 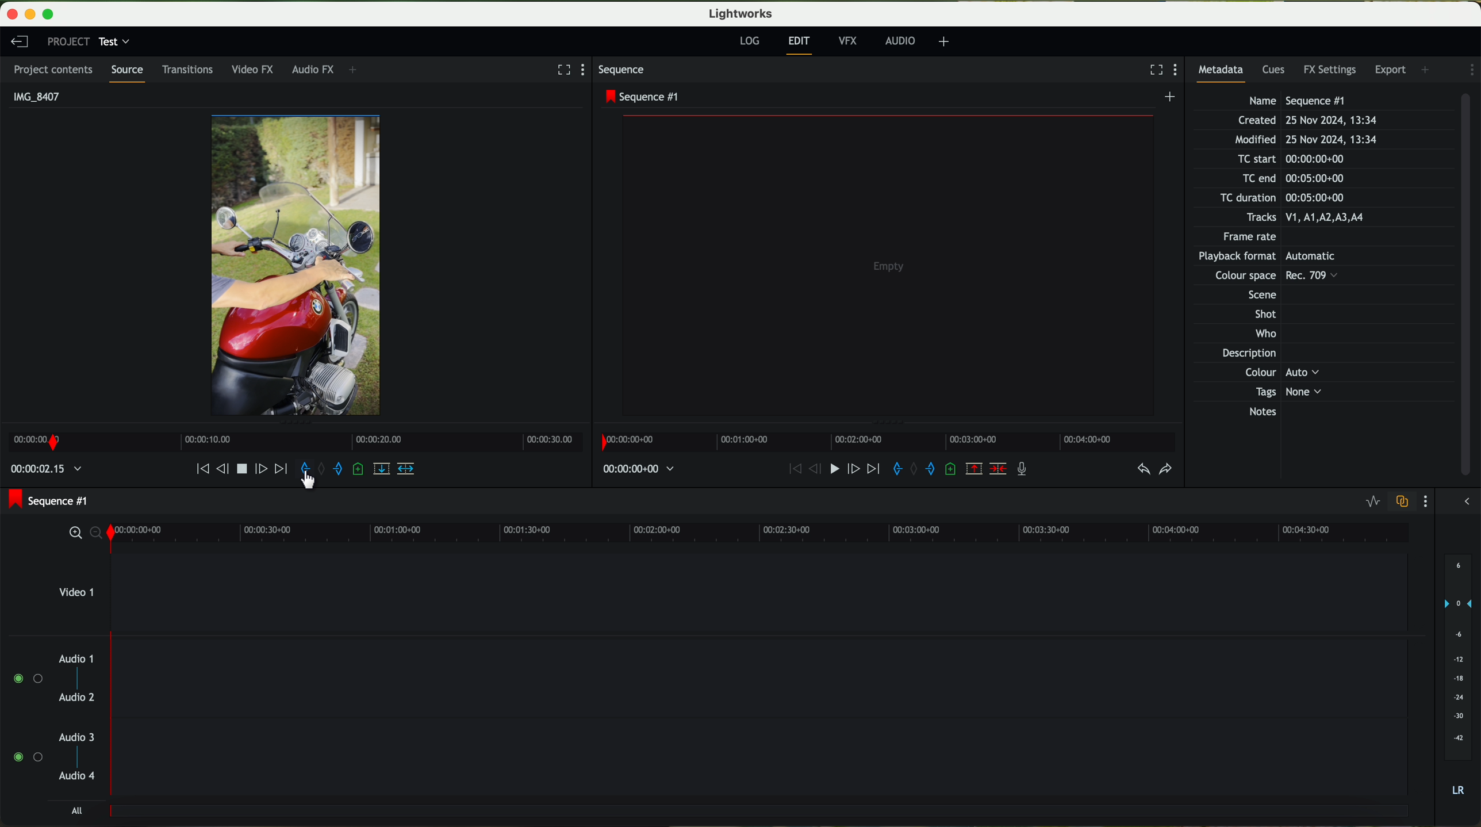 What do you see at coordinates (1257, 293) in the screenshot?
I see `` at bounding box center [1257, 293].